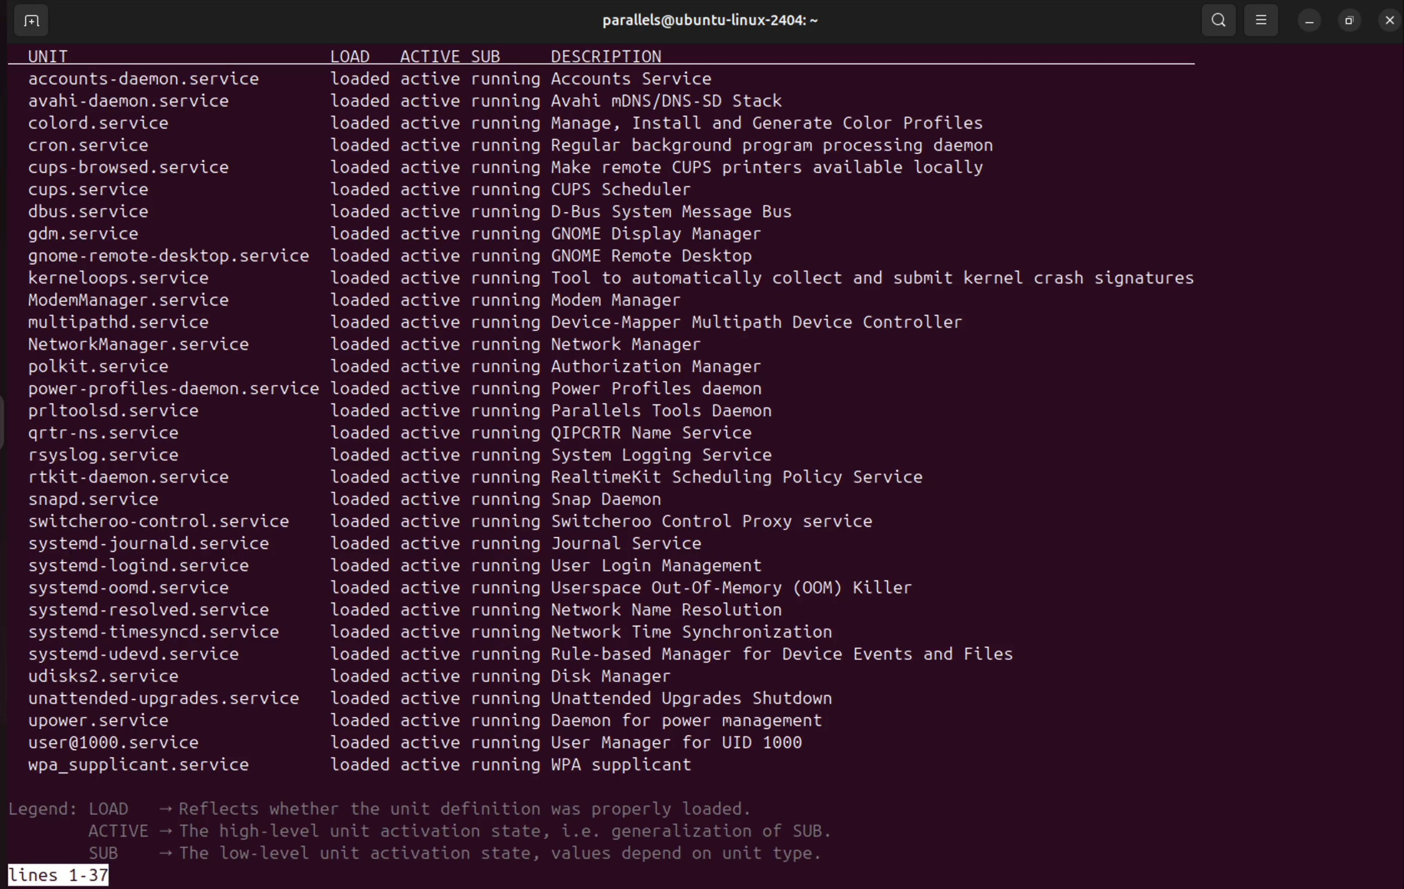  Describe the element at coordinates (621, 723) in the screenshot. I see `active running power management` at that location.